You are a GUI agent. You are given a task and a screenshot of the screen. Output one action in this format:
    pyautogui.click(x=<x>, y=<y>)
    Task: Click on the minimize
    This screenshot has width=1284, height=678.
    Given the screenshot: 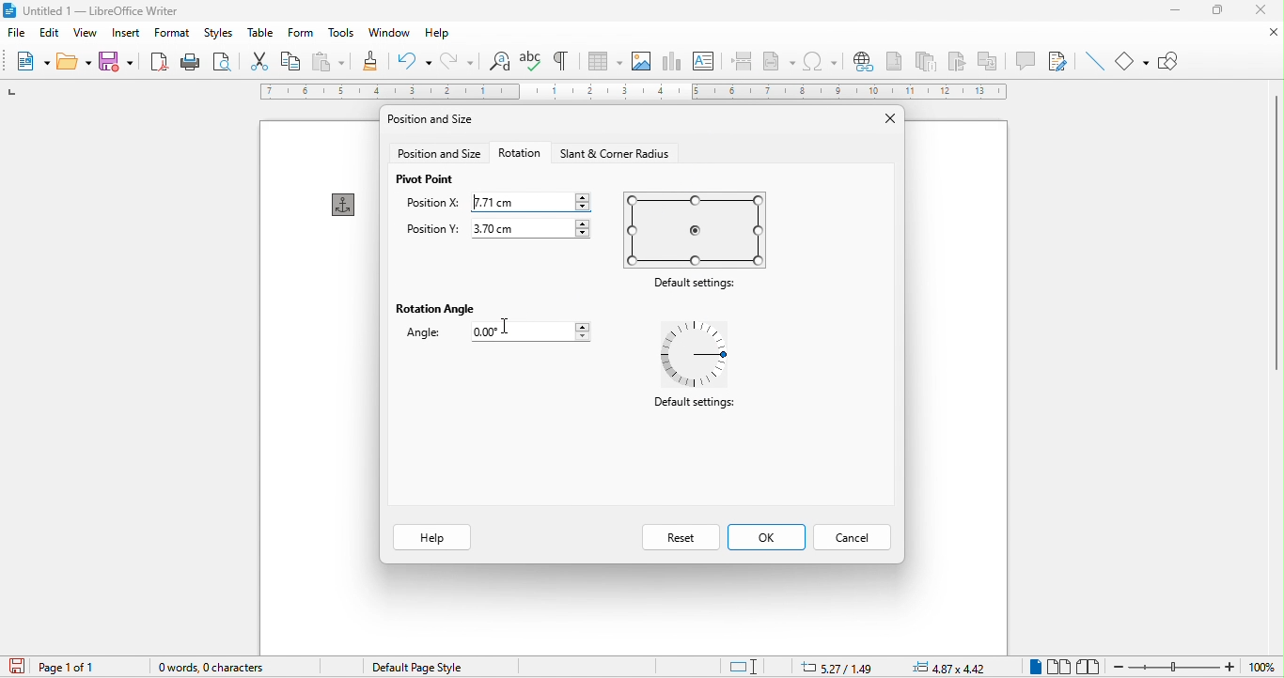 What is the action you would take?
    pyautogui.click(x=1175, y=10)
    